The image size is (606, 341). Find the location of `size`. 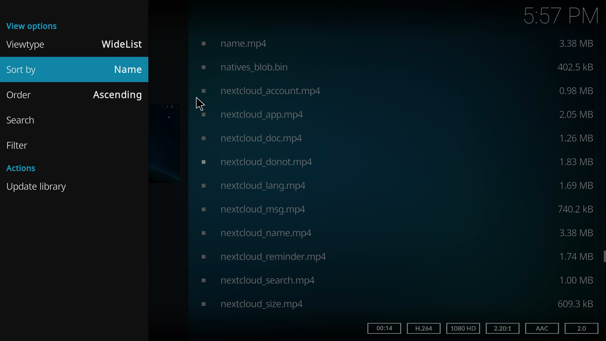

size is located at coordinates (577, 232).